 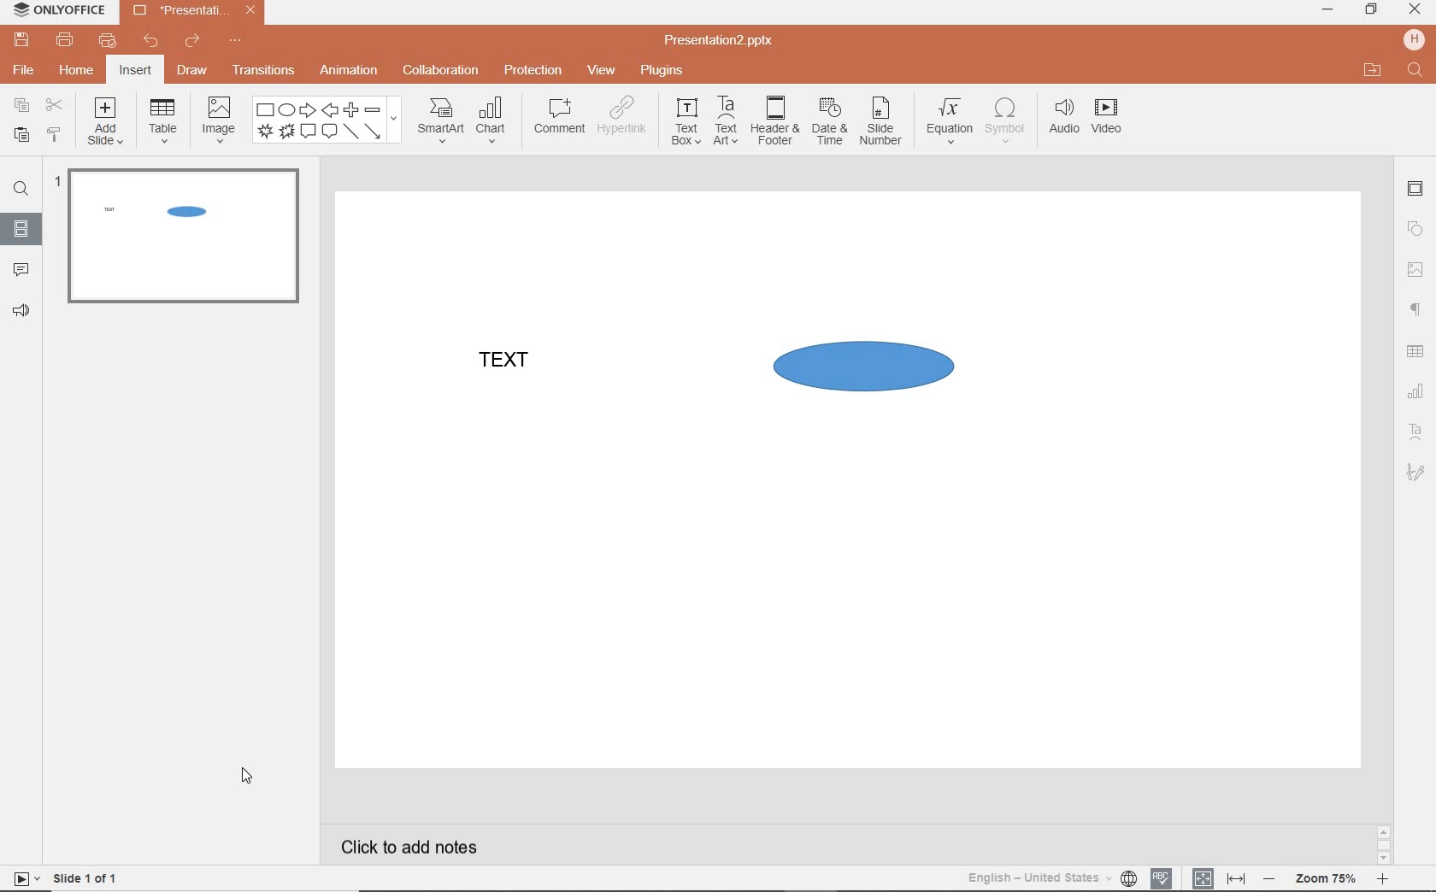 What do you see at coordinates (1415, 269) in the screenshot?
I see `IMAGE SETTINGS` at bounding box center [1415, 269].